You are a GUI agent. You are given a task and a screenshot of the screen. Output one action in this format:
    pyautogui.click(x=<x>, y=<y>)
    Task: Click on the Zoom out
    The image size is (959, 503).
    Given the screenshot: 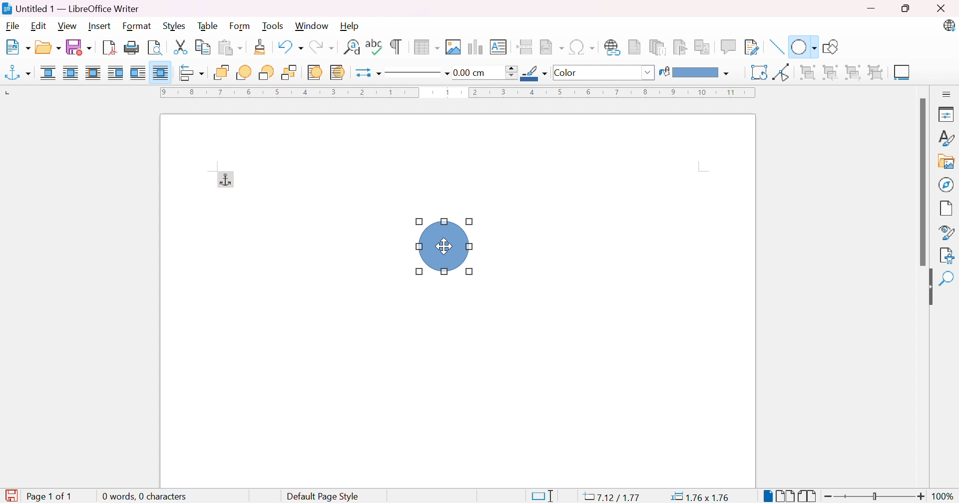 What is the action you would take?
    pyautogui.click(x=829, y=498)
    